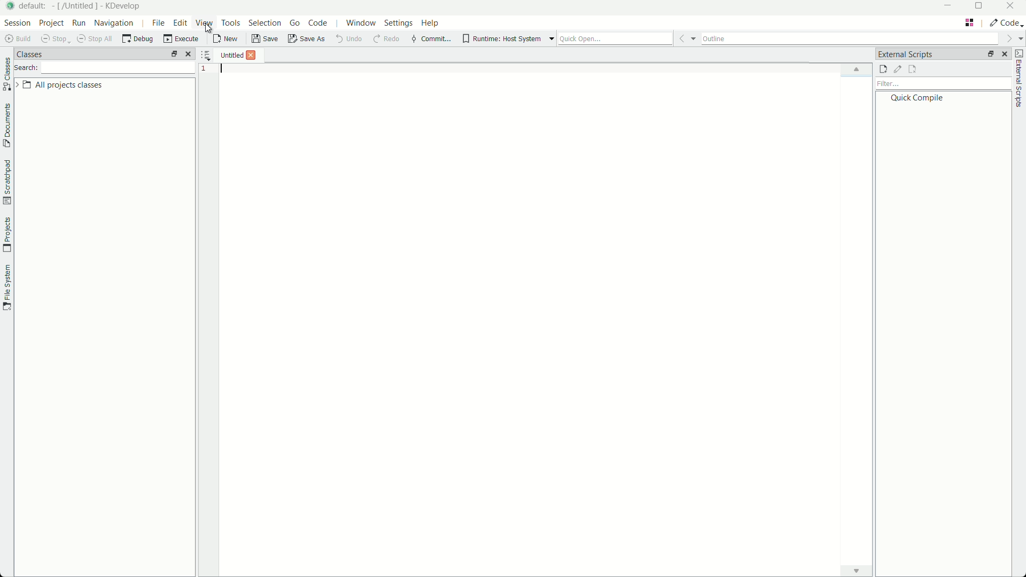  I want to click on file system, so click(6, 288).